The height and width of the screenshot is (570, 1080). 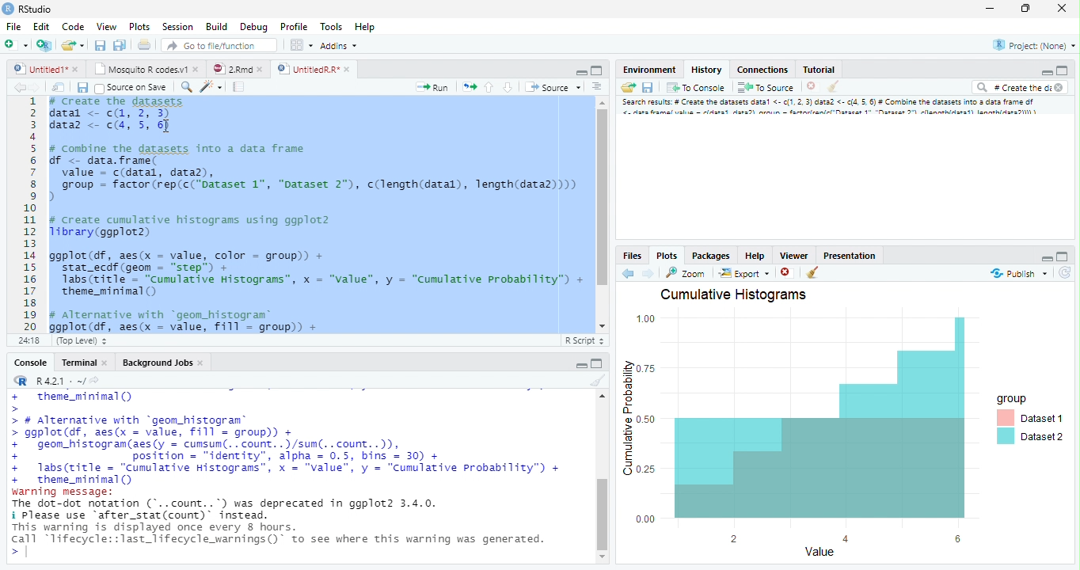 What do you see at coordinates (27, 8) in the screenshot?
I see `Rstudio` at bounding box center [27, 8].